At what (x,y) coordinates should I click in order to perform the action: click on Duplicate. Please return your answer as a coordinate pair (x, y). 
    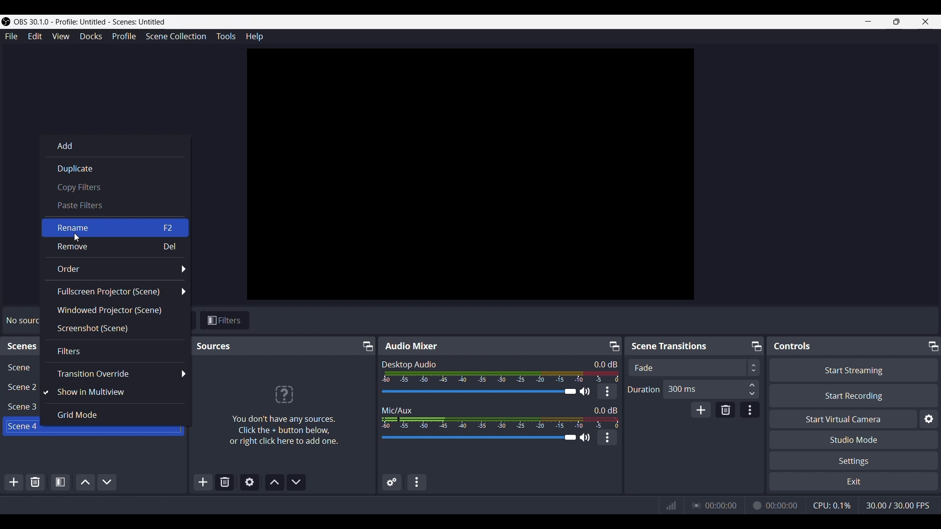
    Looking at the image, I should click on (74, 168).